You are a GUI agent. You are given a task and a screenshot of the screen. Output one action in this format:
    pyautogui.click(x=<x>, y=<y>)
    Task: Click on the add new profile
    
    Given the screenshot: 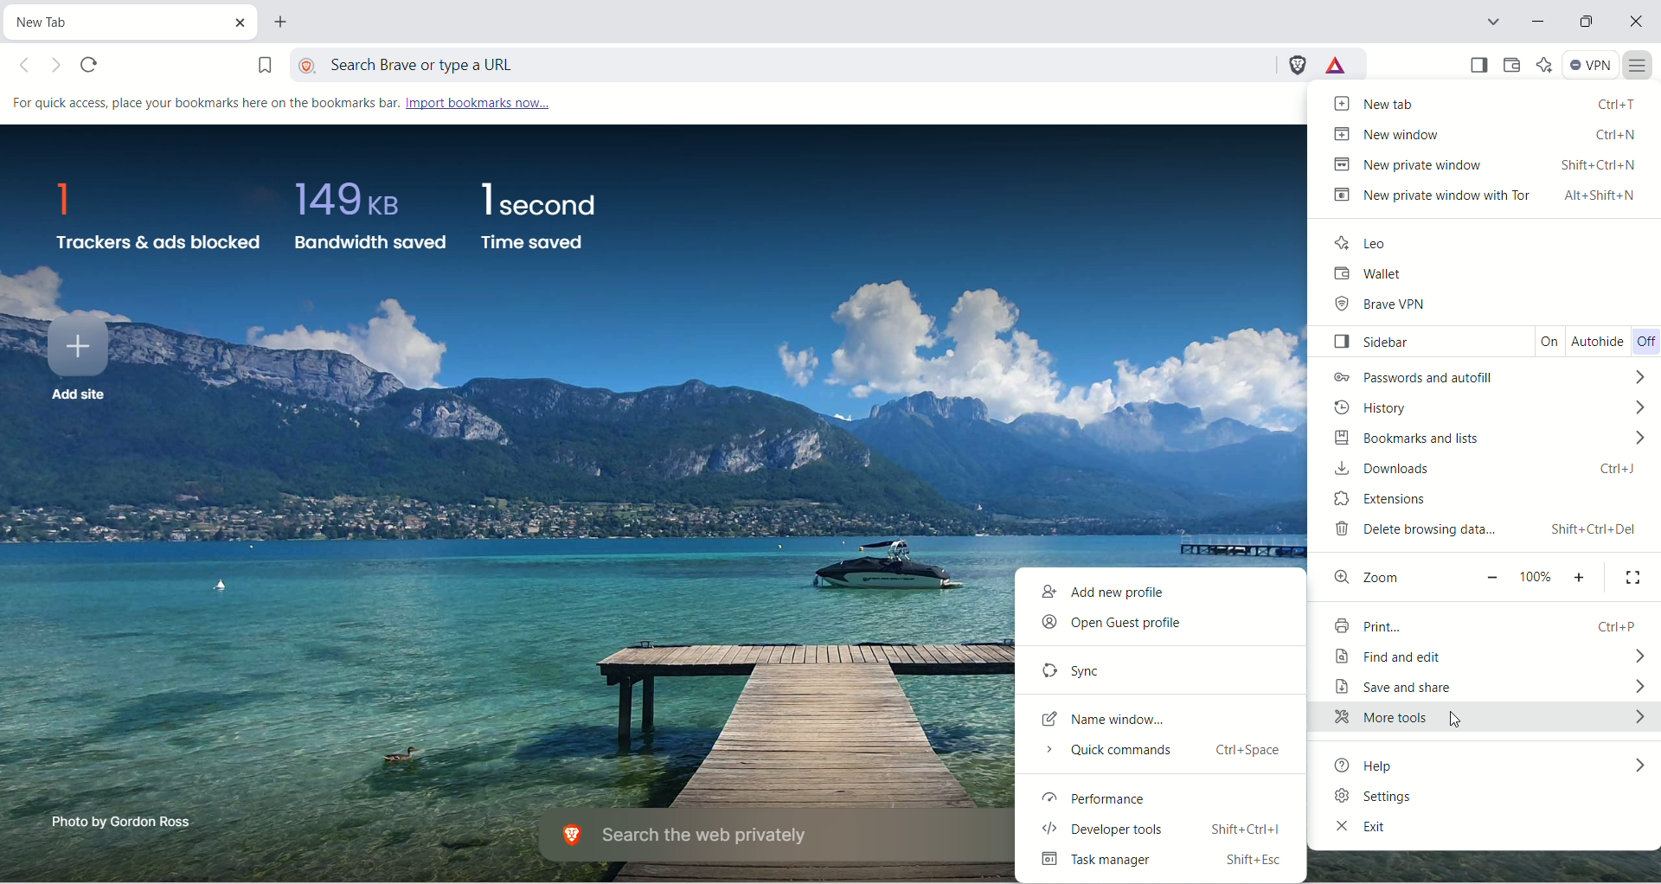 What is the action you would take?
    pyautogui.click(x=1164, y=593)
    